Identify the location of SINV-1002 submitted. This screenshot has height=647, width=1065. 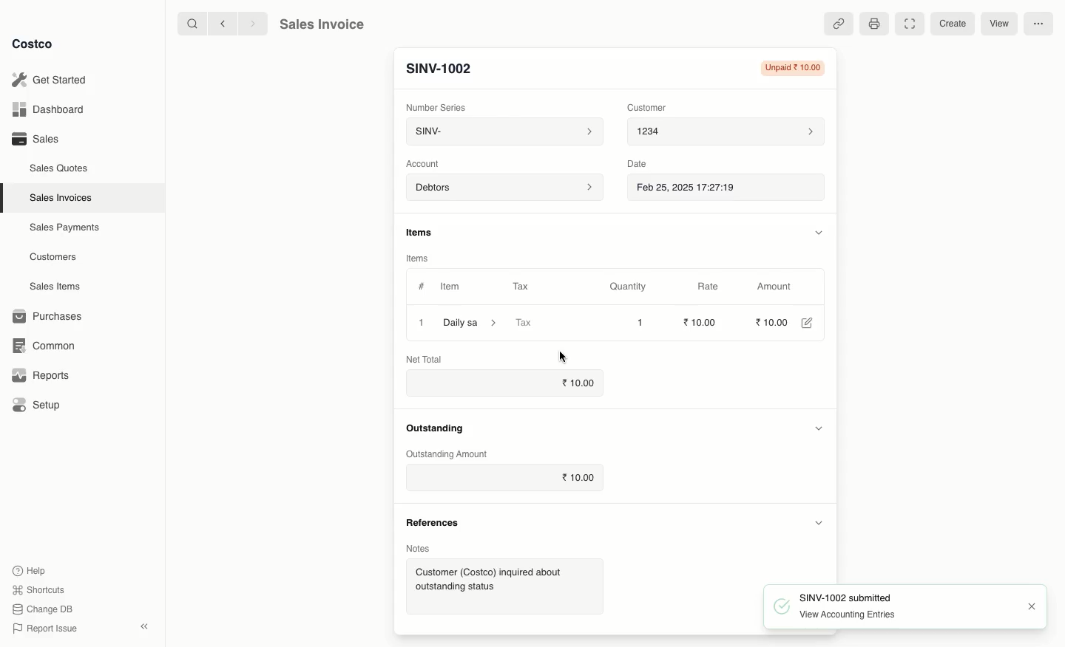
(831, 597).